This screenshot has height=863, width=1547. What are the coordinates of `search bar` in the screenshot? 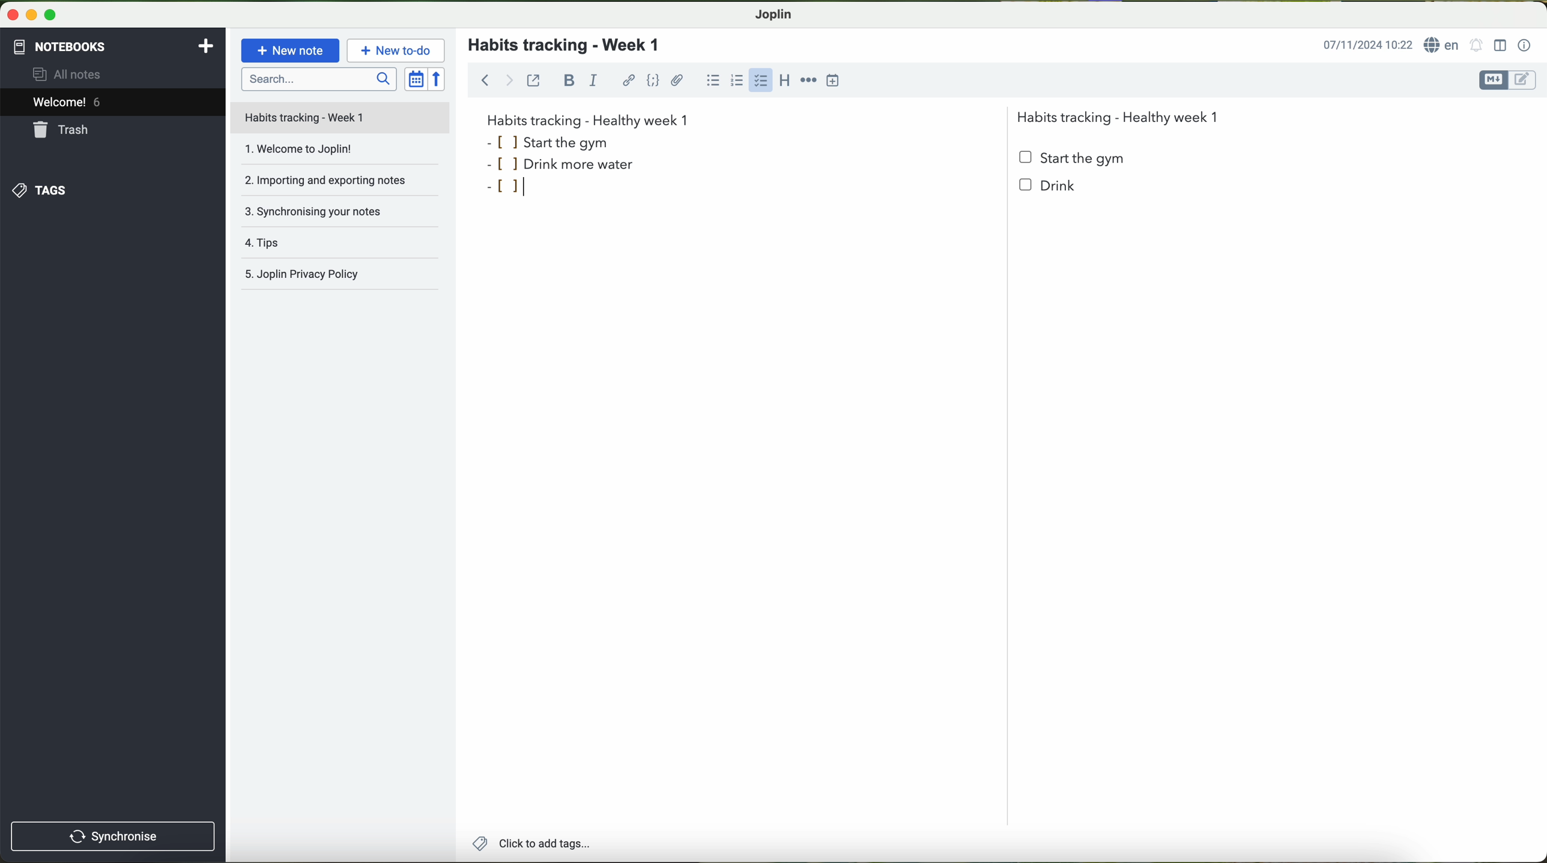 It's located at (318, 79).